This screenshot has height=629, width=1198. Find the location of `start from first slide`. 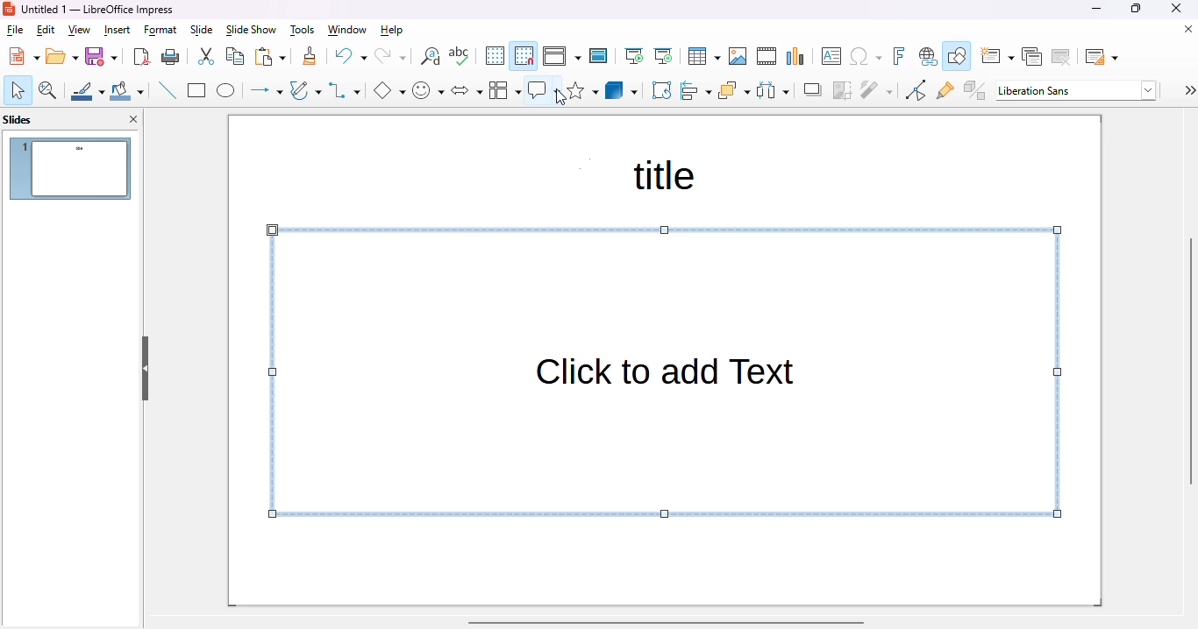

start from first slide is located at coordinates (636, 56).